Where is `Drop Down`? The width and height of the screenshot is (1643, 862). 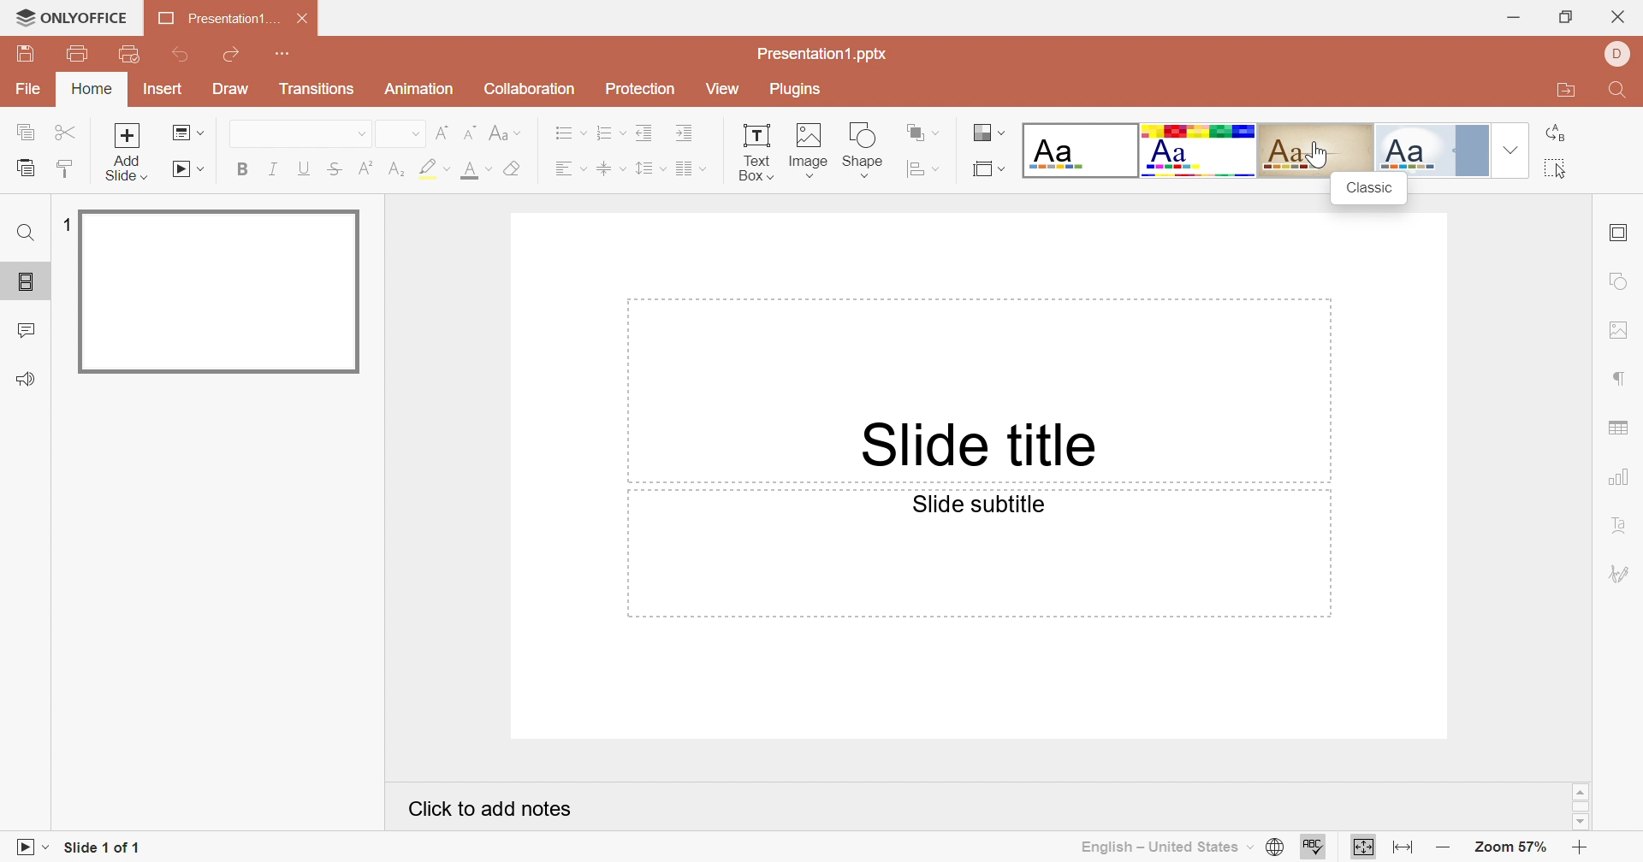
Drop Down is located at coordinates (935, 167).